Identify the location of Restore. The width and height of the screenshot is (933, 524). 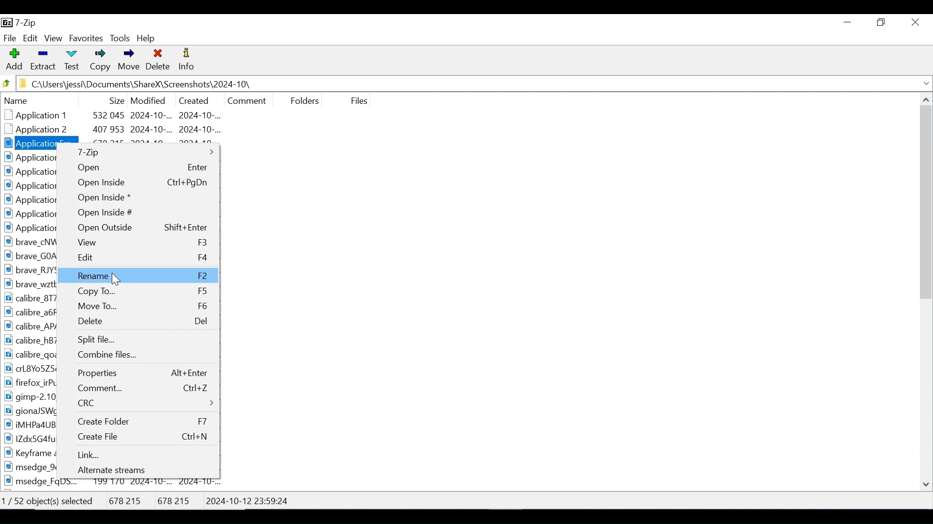
(882, 22).